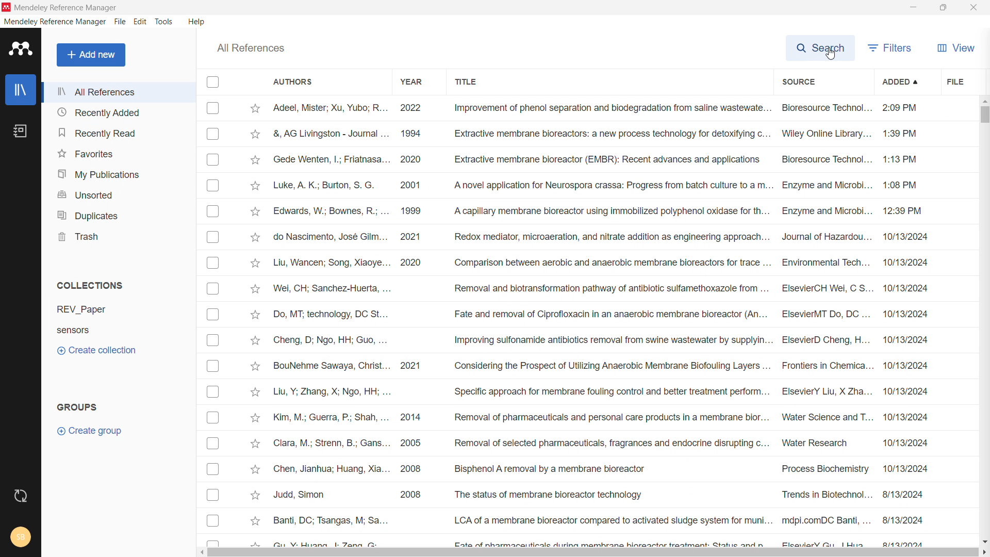  What do you see at coordinates (213, 340) in the screenshot?
I see `Checkbox` at bounding box center [213, 340].